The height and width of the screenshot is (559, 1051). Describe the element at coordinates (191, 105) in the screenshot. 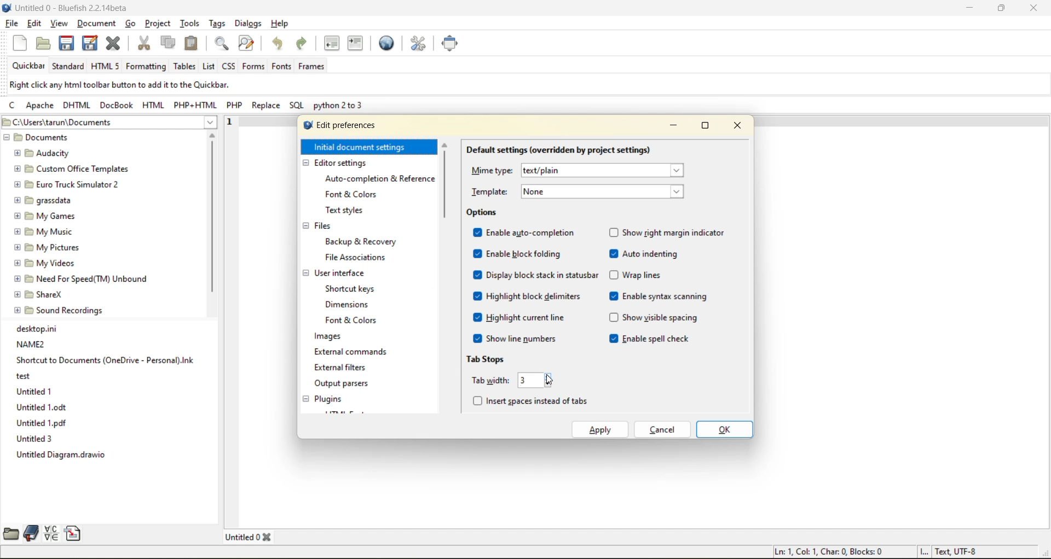

I see `php html` at that location.